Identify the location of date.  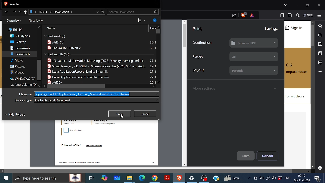
(153, 28).